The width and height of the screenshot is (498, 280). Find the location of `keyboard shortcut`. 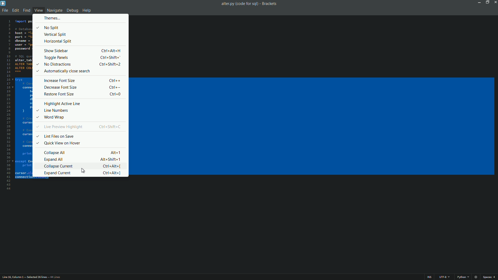

keyboard shortcut is located at coordinates (111, 127).